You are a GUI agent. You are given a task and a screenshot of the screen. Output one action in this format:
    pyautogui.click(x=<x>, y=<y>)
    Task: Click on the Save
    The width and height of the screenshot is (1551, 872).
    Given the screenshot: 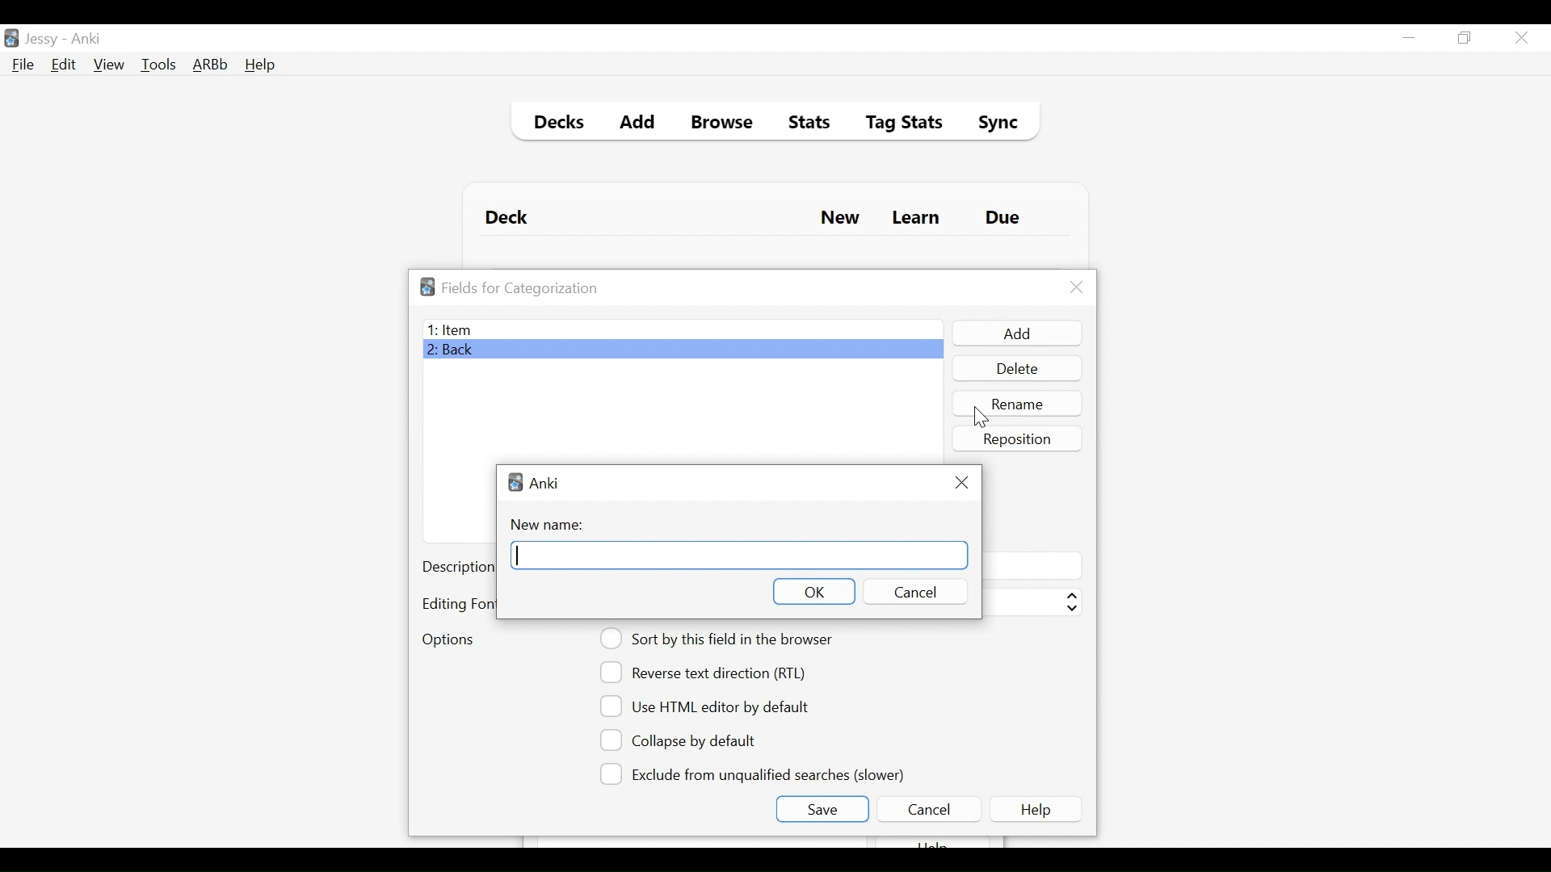 What is the action you would take?
    pyautogui.click(x=822, y=809)
    